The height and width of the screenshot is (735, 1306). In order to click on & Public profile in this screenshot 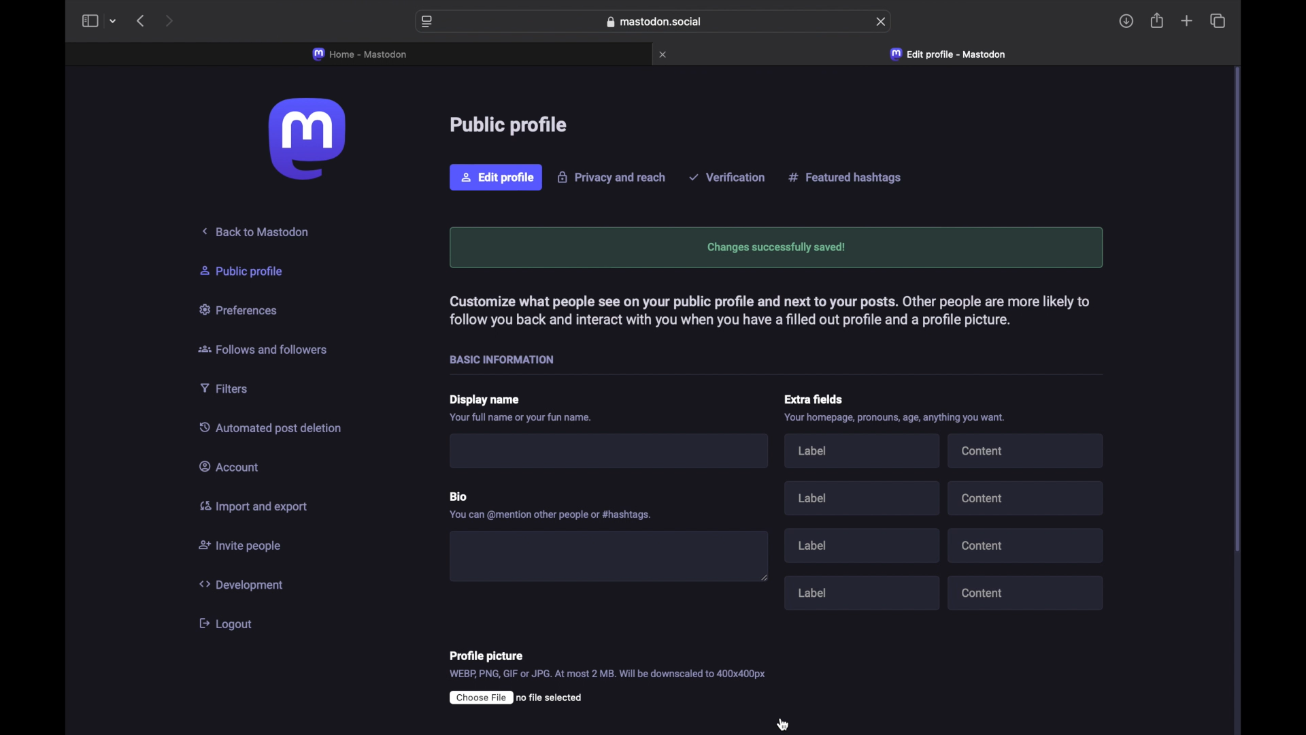, I will do `click(241, 270)`.